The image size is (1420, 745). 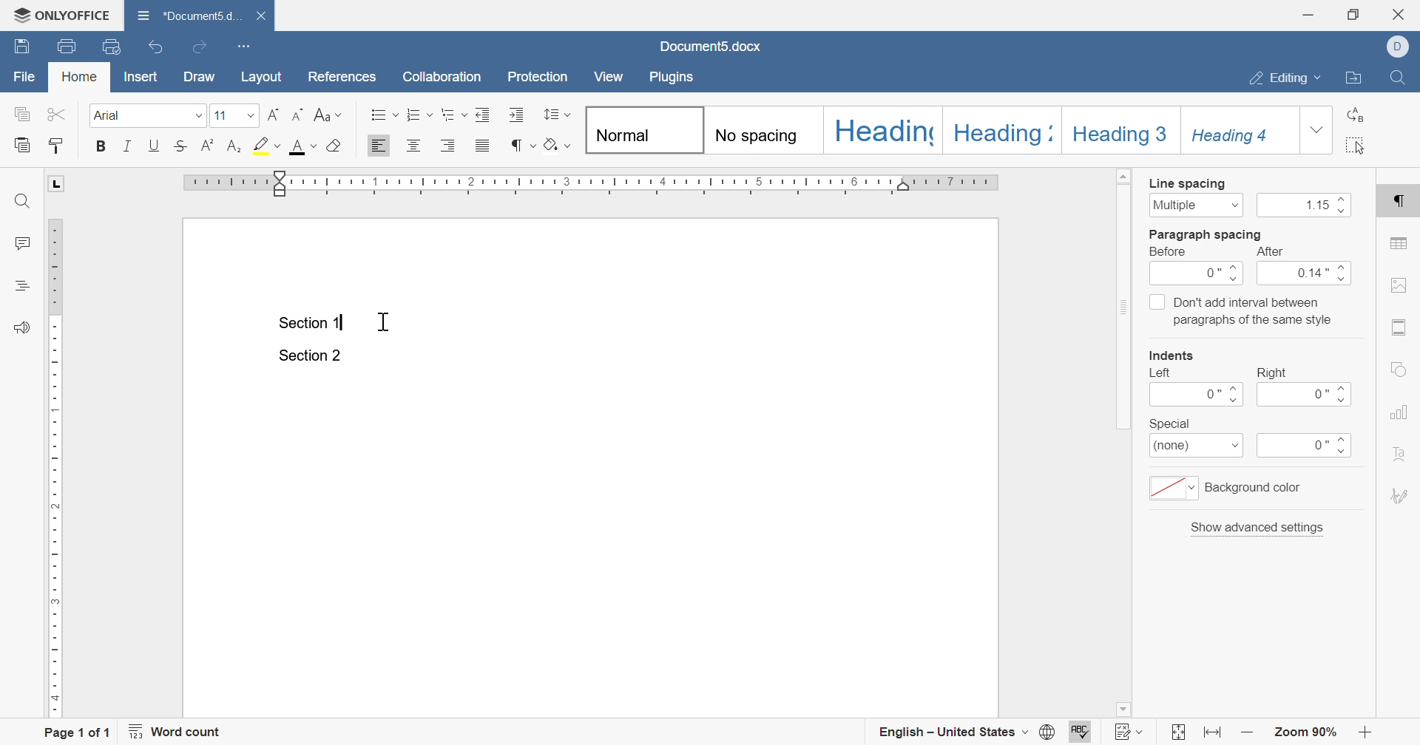 What do you see at coordinates (200, 47) in the screenshot?
I see `redo` at bounding box center [200, 47].